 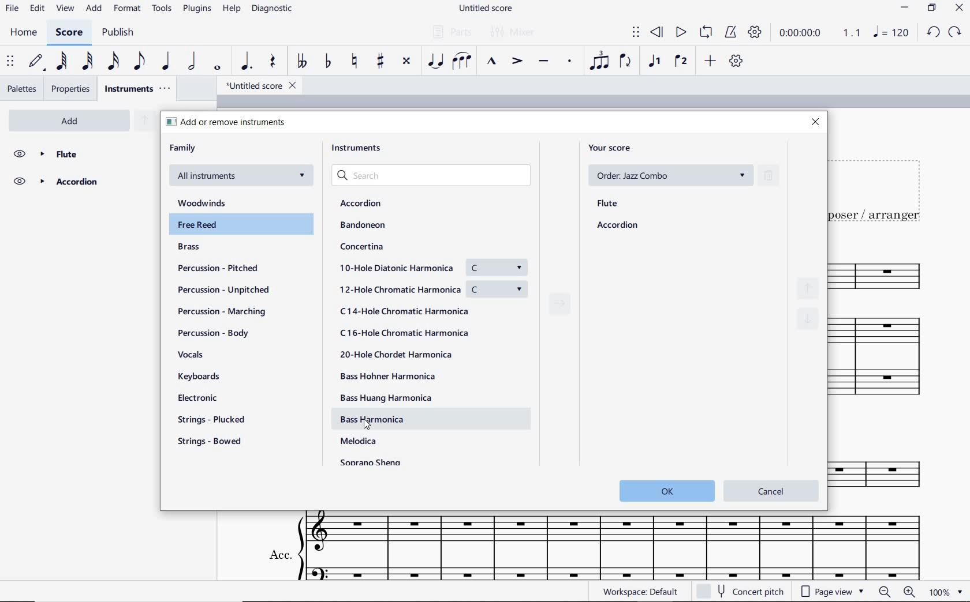 What do you see at coordinates (22, 89) in the screenshot?
I see `palettes` at bounding box center [22, 89].